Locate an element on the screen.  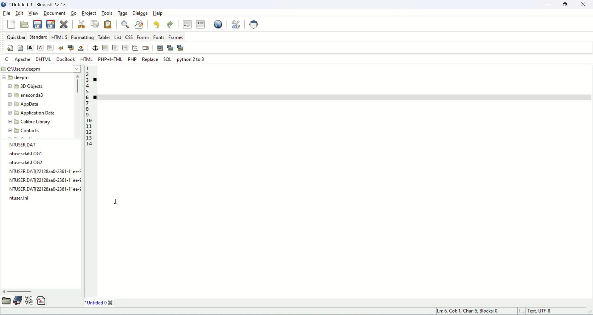
help is located at coordinates (159, 13).